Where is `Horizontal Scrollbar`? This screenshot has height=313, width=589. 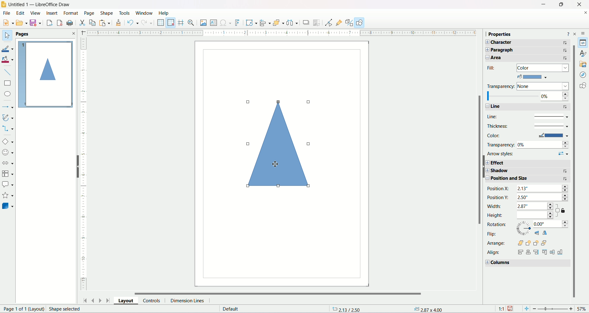
Horizontal Scrollbar is located at coordinates (273, 293).